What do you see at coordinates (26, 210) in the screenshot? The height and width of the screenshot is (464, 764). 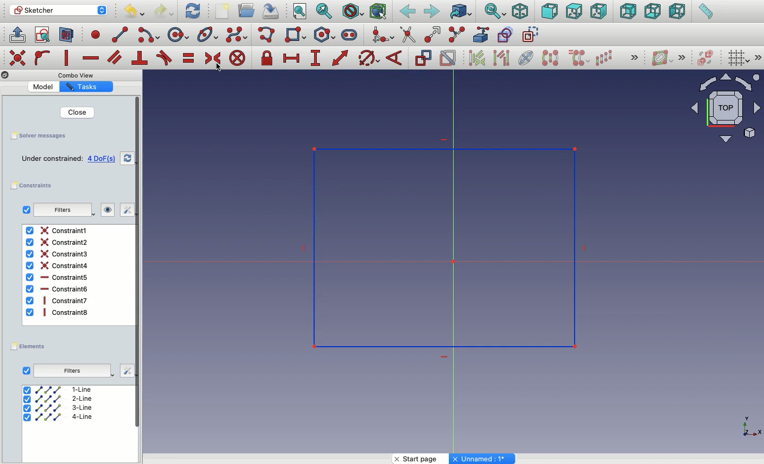 I see `checkbox` at bounding box center [26, 210].